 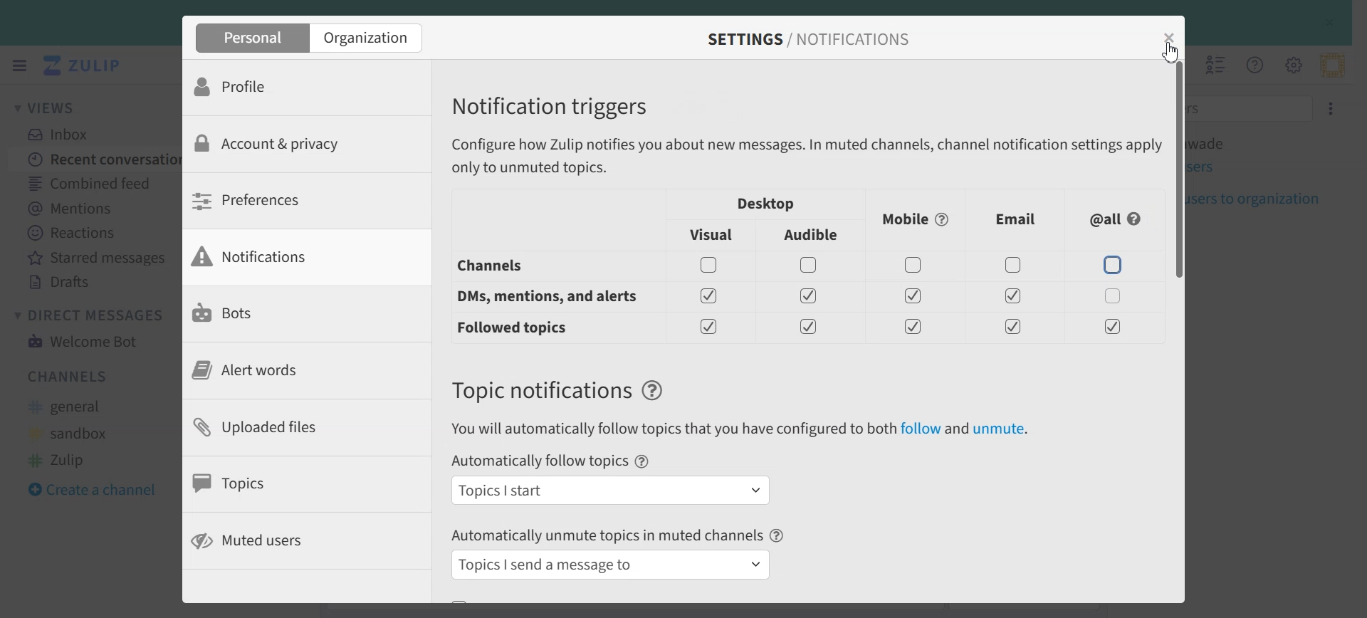 I want to click on All, so click(x=1117, y=219).